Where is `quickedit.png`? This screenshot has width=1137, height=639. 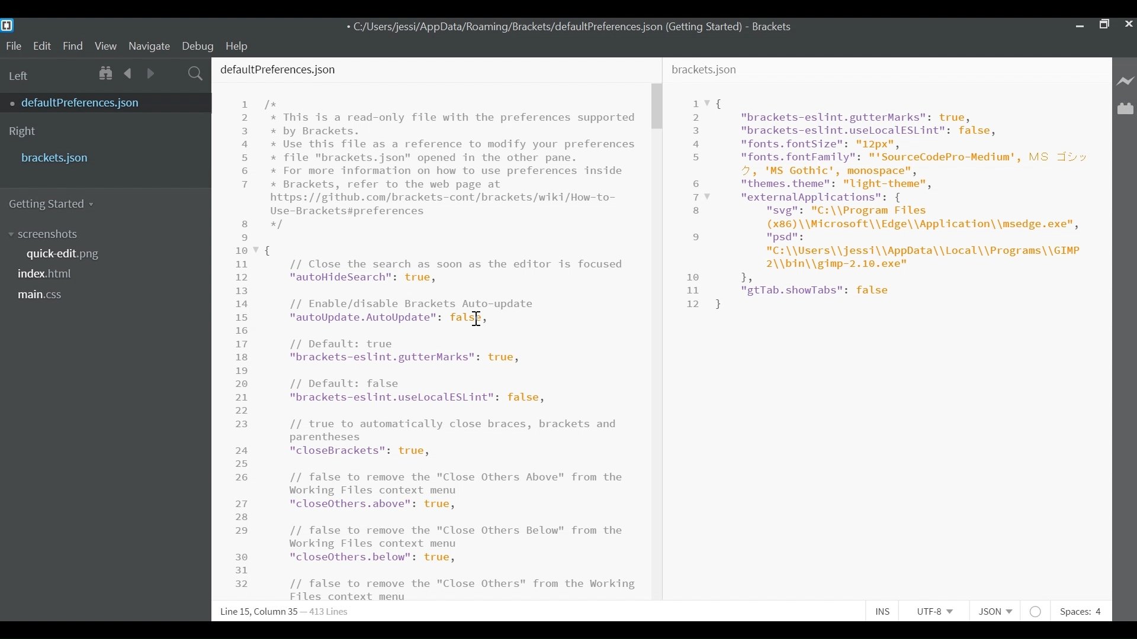
quickedit.png is located at coordinates (69, 253).